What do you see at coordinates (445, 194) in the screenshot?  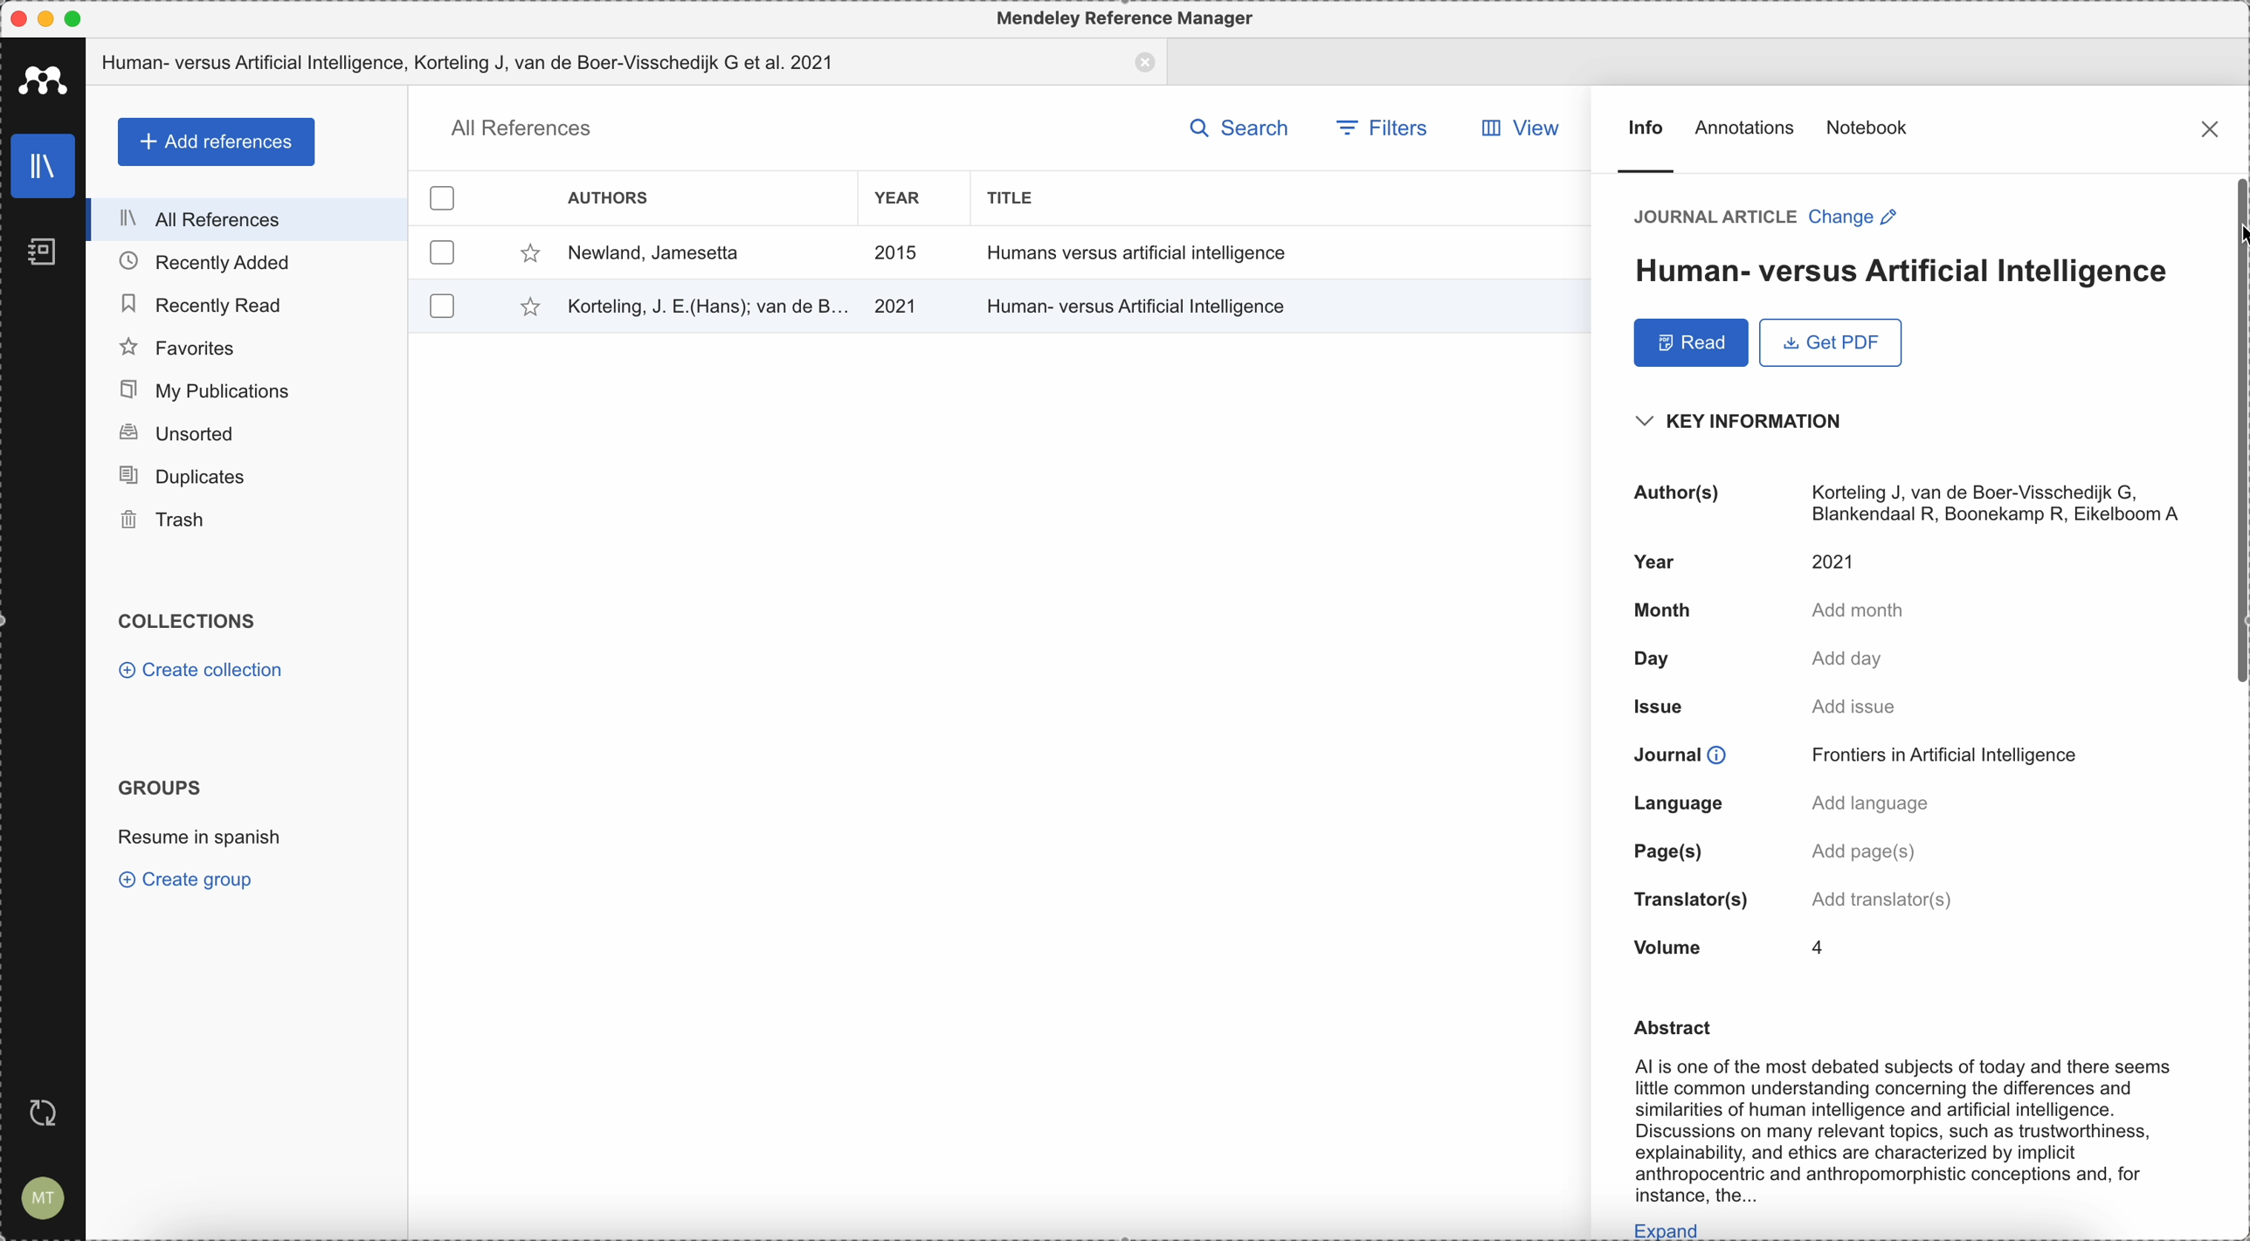 I see `checkbox` at bounding box center [445, 194].